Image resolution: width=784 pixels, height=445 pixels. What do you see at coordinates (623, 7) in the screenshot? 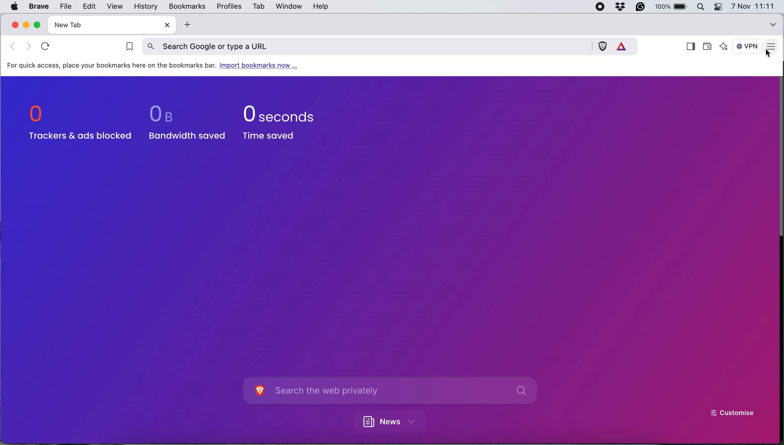
I see `dropbox` at bounding box center [623, 7].